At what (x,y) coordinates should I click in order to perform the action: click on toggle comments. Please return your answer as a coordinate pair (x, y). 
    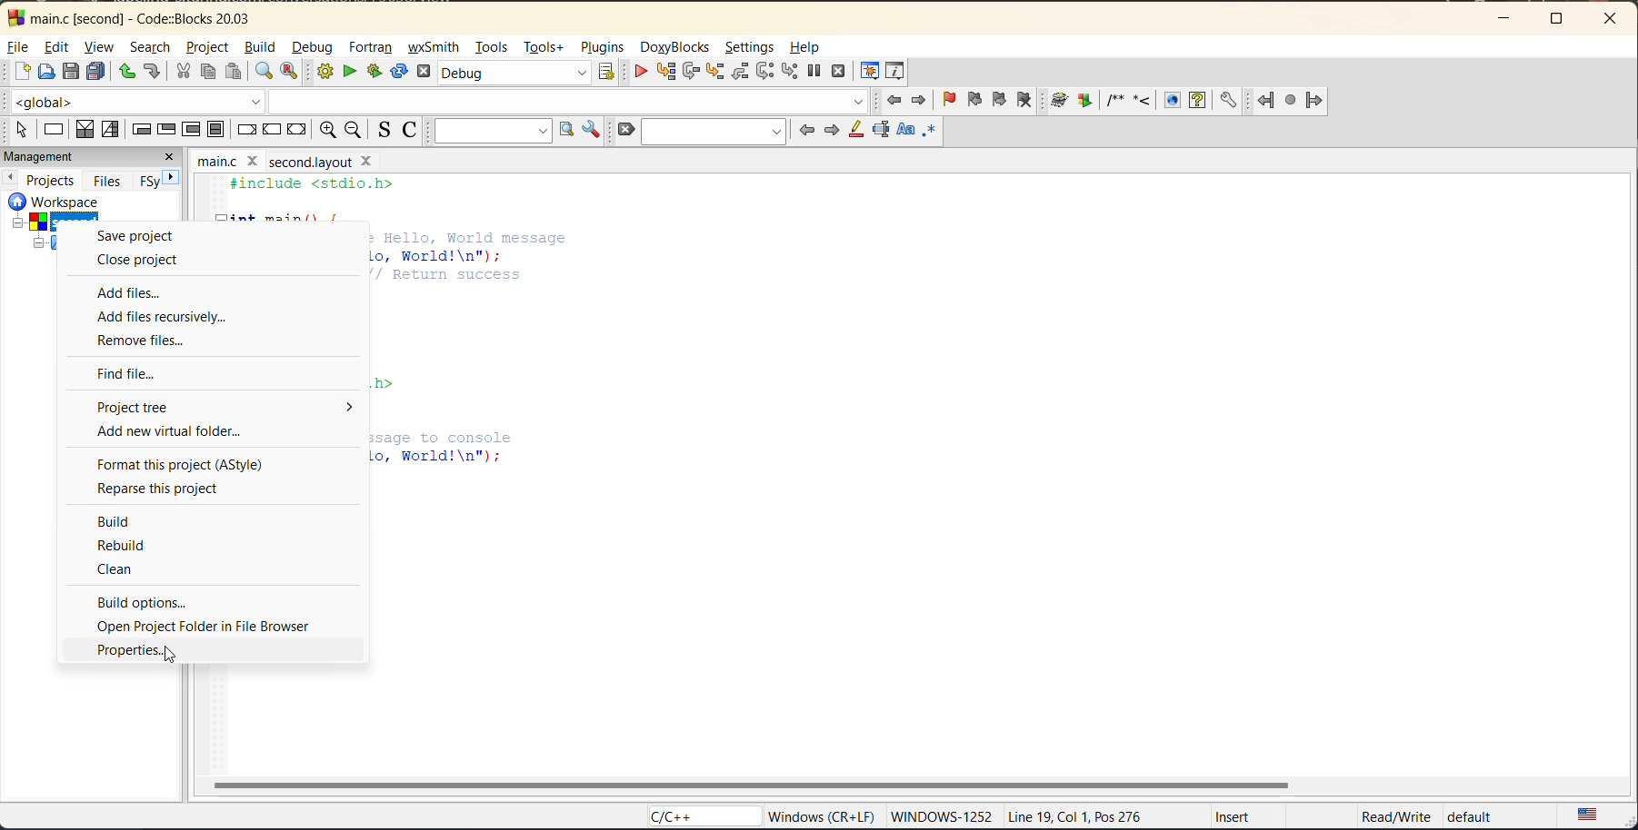
    Looking at the image, I should click on (412, 133).